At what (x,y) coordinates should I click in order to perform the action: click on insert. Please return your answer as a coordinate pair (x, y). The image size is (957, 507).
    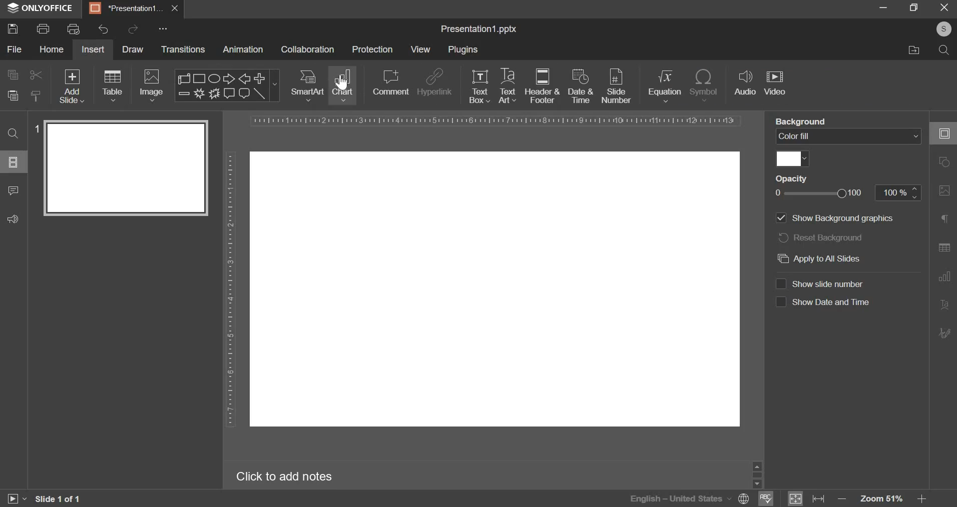
    Looking at the image, I should click on (92, 49).